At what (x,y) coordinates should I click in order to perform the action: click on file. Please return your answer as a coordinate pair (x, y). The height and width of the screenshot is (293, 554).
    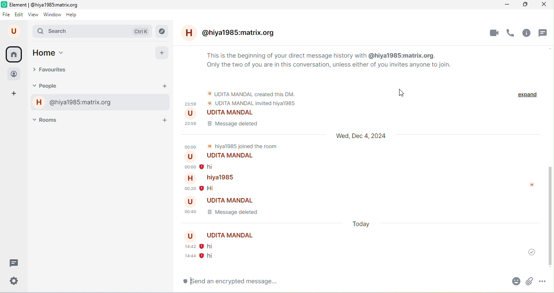
    Looking at the image, I should click on (6, 14).